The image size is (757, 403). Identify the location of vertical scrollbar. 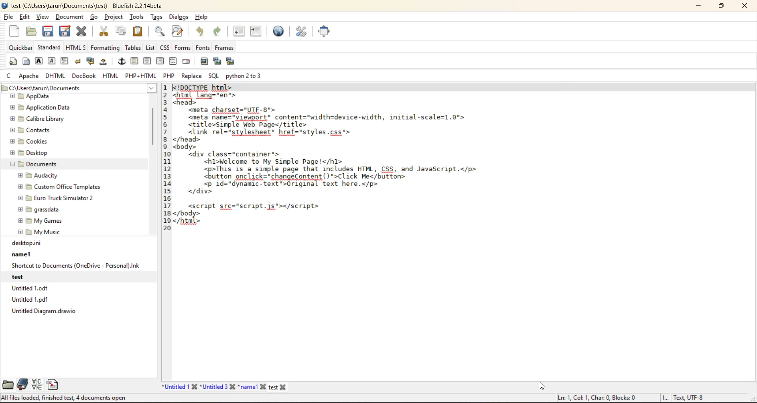
(751, 232).